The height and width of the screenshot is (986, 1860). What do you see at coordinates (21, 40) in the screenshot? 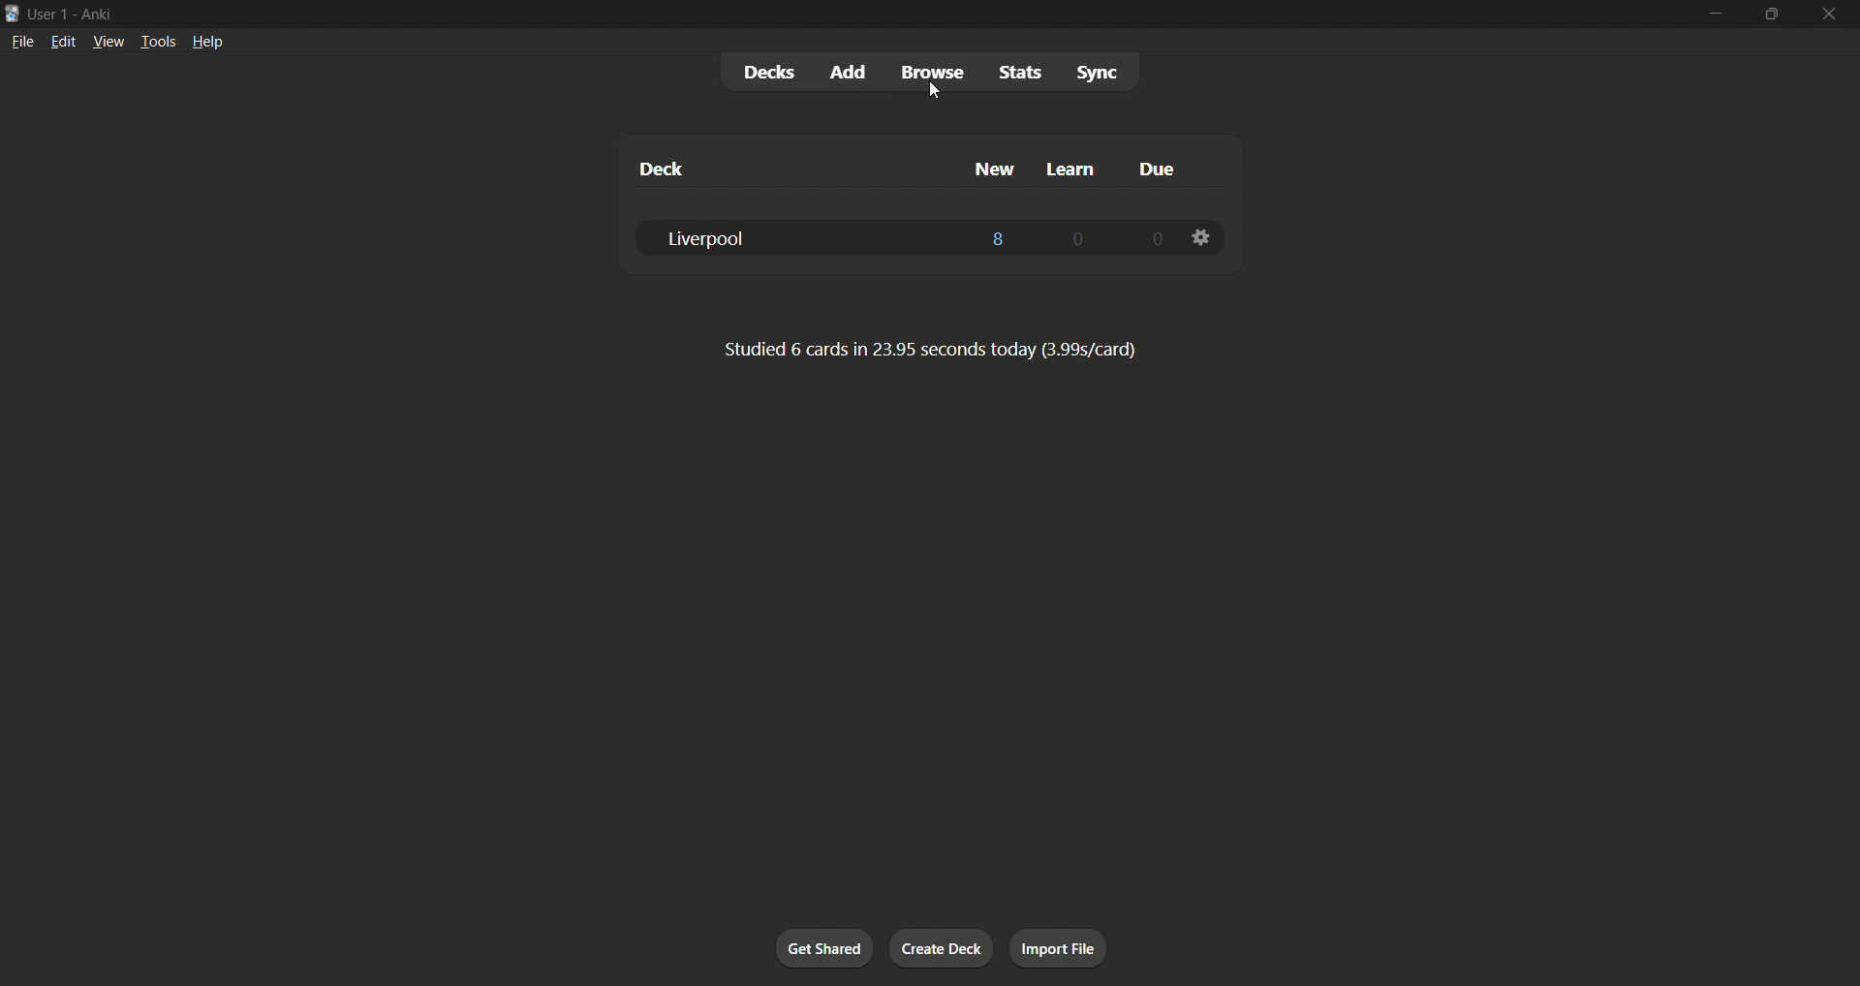
I see `file` at bounding box center [21, 40].